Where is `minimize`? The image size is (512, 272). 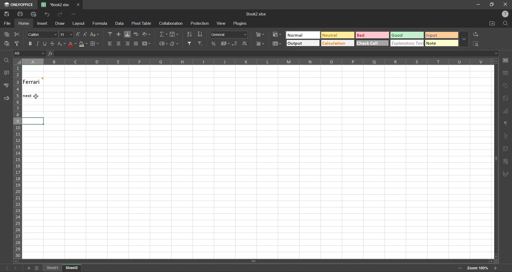
minimize is located at coordinates (477, 4).